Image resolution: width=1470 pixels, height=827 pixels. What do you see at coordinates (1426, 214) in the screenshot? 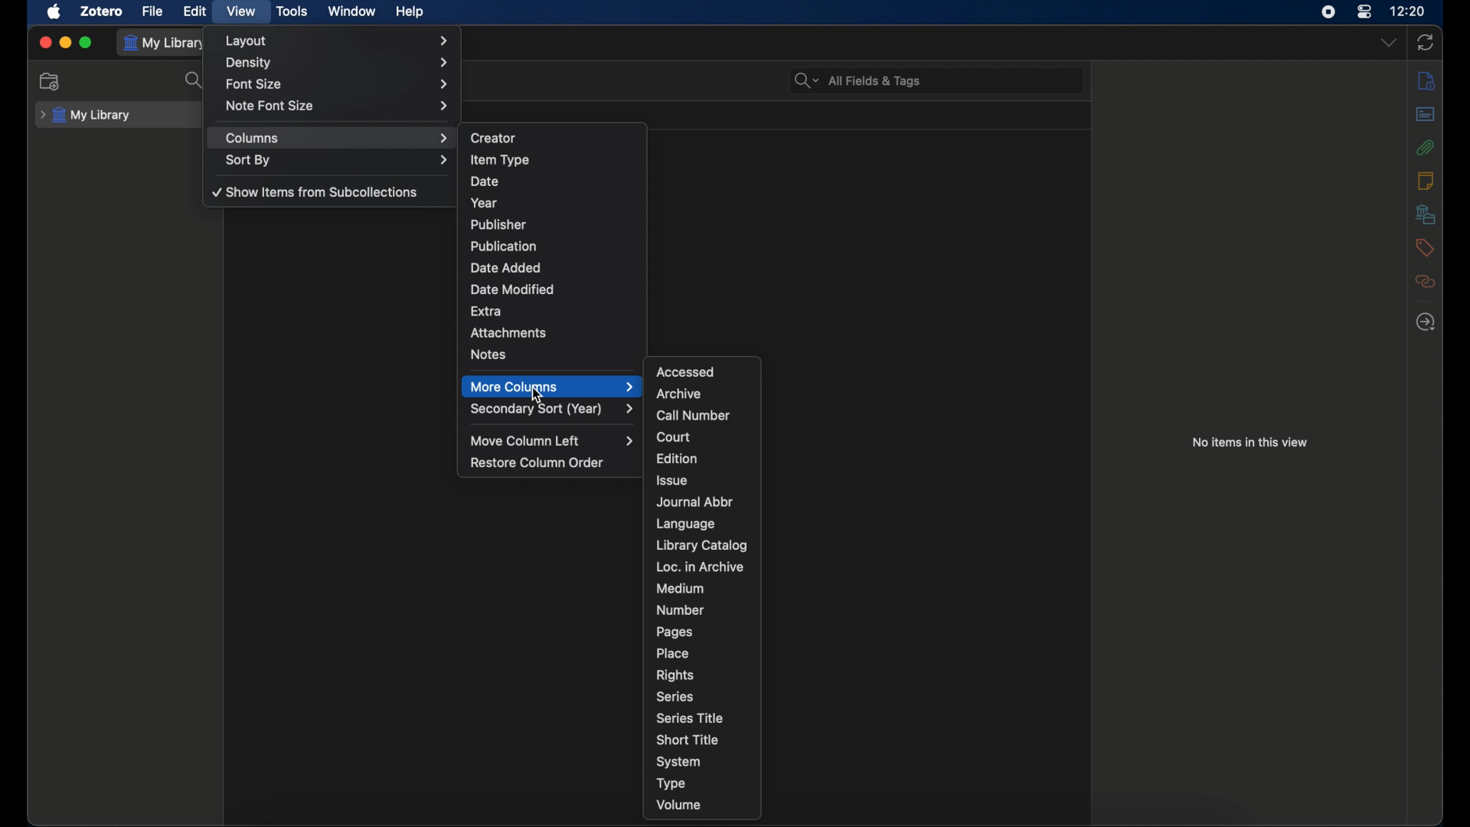
I see `libraries` at bounding box center [1426, 214].